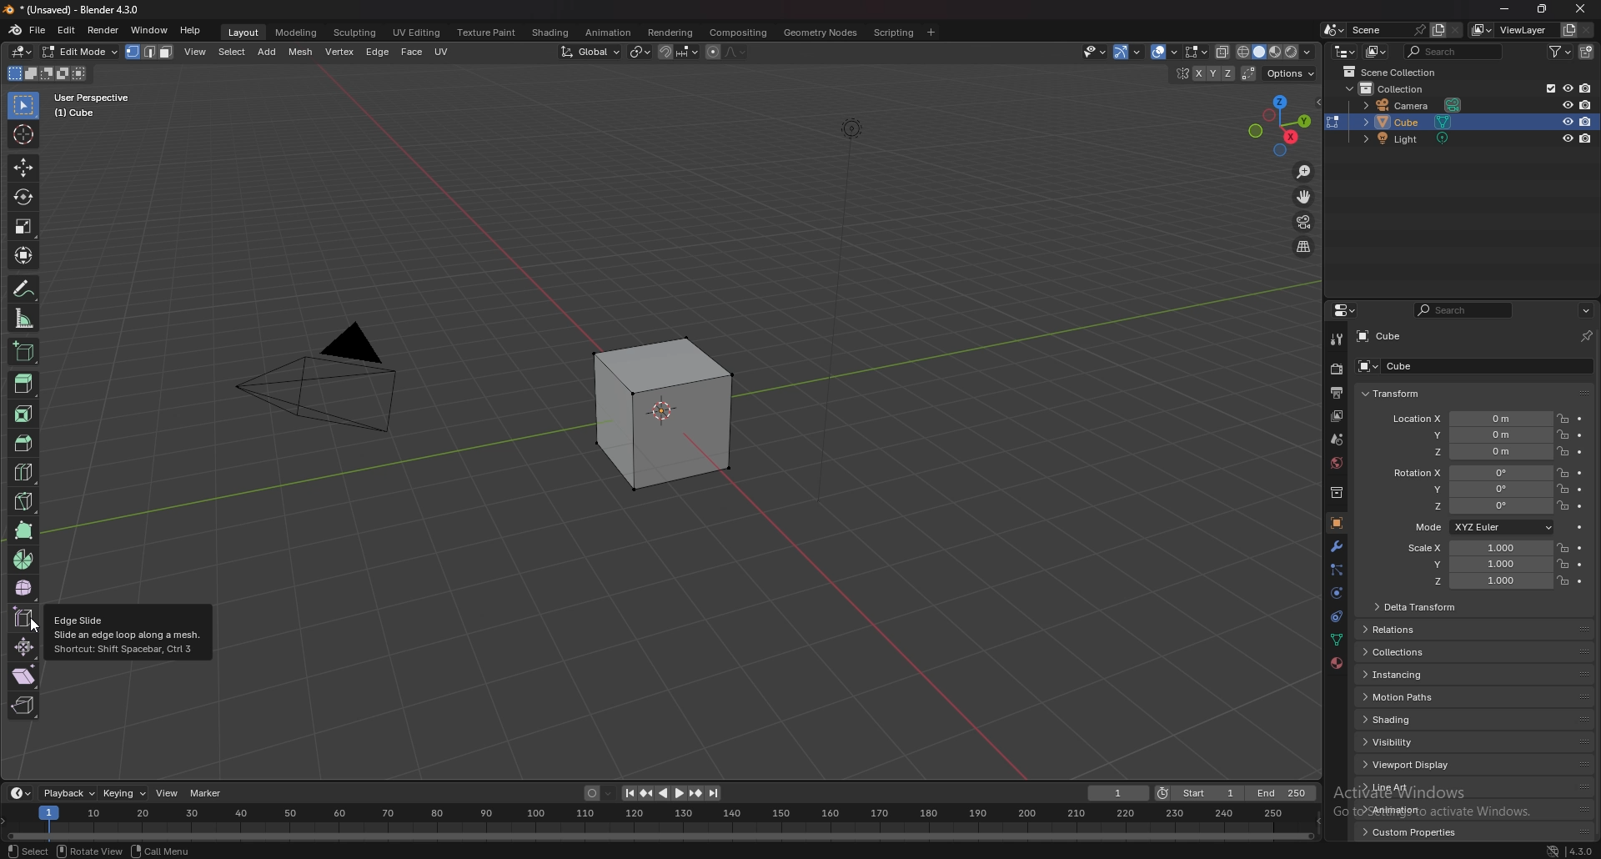 The width and height of the screenshot is (1601, 859). I want to click on lock, so click(1562, 451).